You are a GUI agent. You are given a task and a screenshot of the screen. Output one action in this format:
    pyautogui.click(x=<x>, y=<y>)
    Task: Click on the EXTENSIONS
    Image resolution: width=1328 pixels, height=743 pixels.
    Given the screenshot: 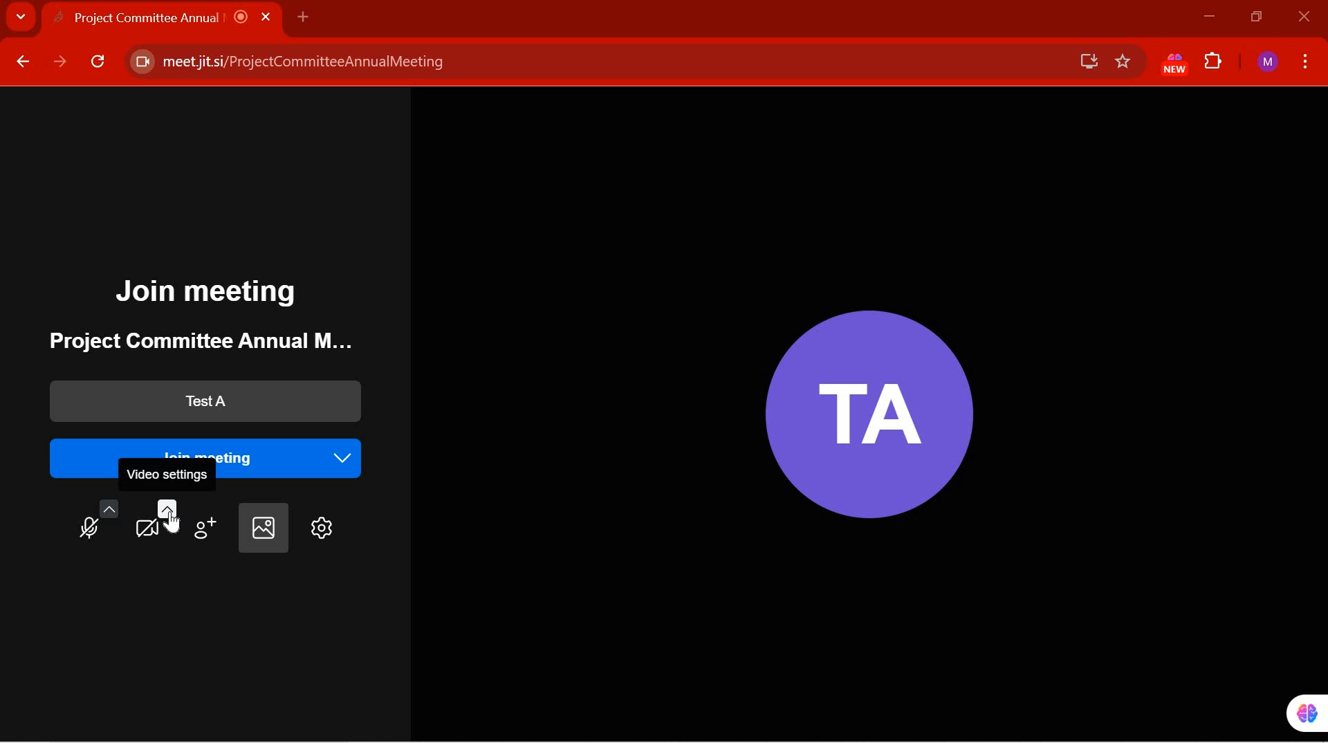 What is the action you would take?
    pyautogui.click(x=1215, y=63)
    